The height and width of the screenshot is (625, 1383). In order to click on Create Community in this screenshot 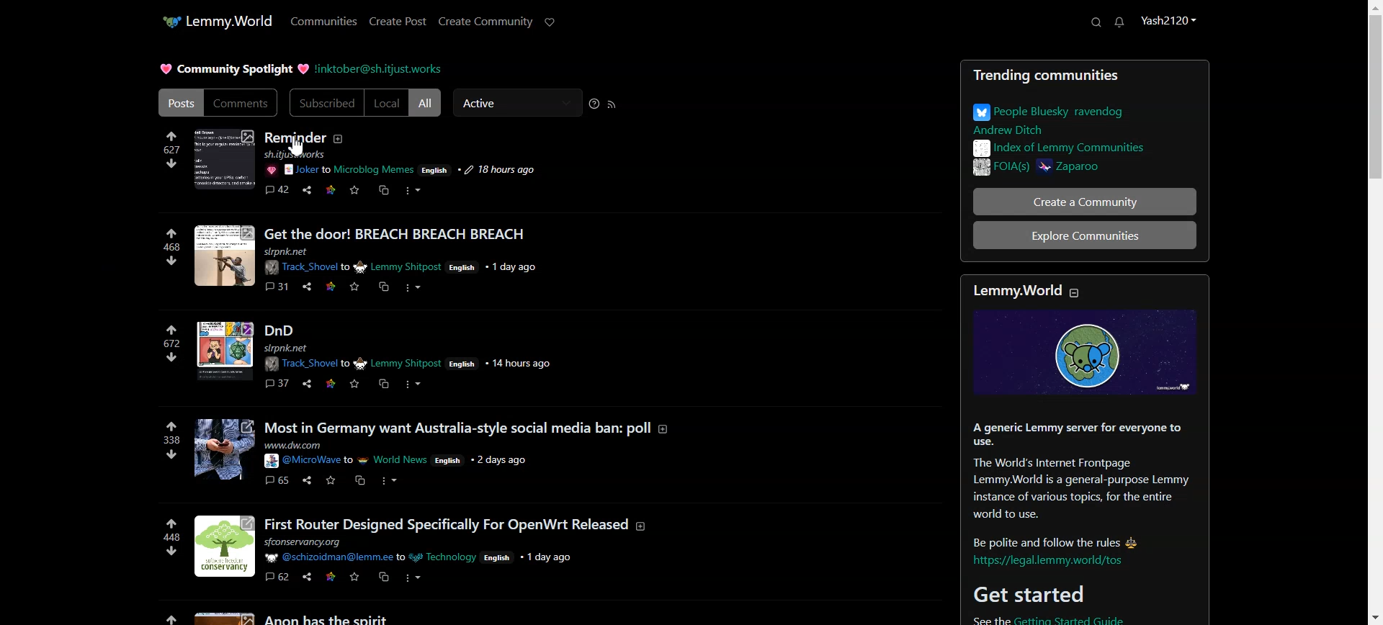, I will do `click(485, 22)`.